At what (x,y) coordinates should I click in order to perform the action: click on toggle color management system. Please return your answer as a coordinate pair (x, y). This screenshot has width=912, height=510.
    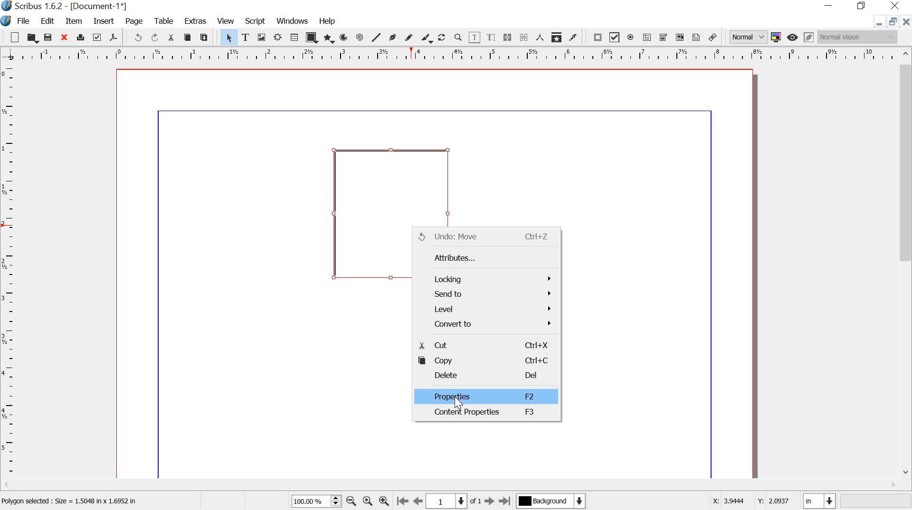
    Looking at the image, I should click on (778, 37).